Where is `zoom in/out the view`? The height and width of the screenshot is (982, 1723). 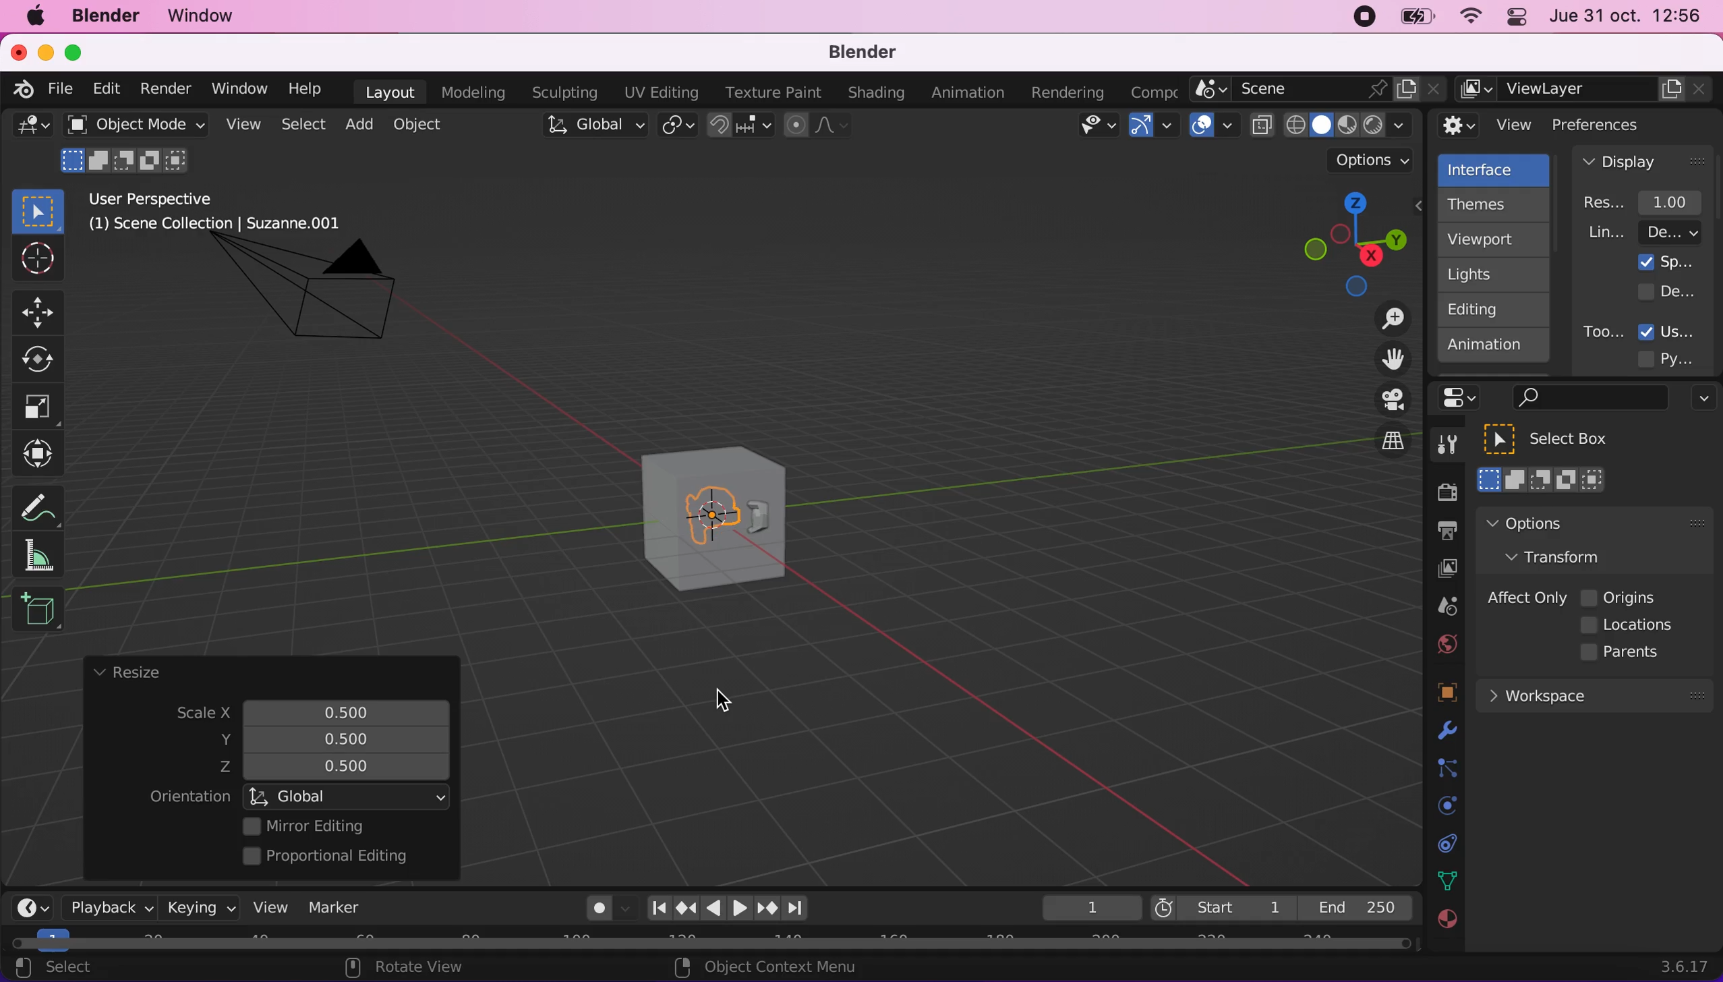 zoom in/out the view is located at coordinates (1386, 318).